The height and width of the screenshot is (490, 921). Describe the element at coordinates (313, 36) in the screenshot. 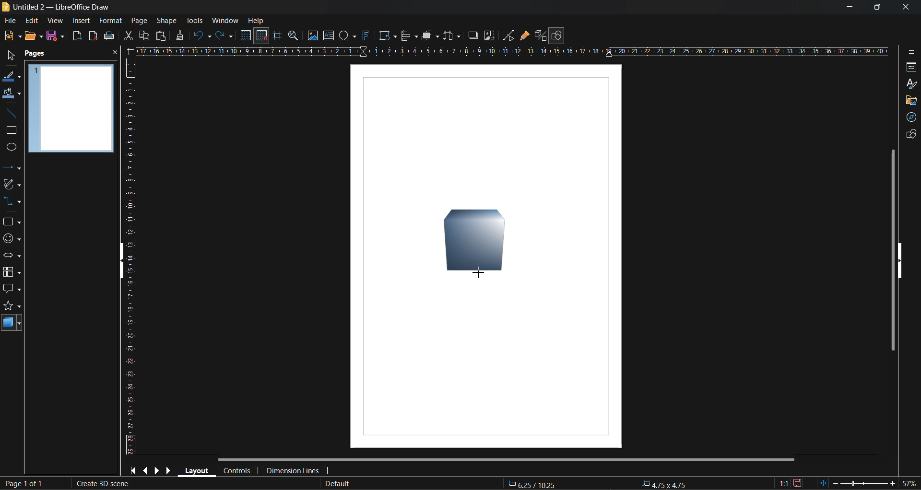

I see `image` at that location.